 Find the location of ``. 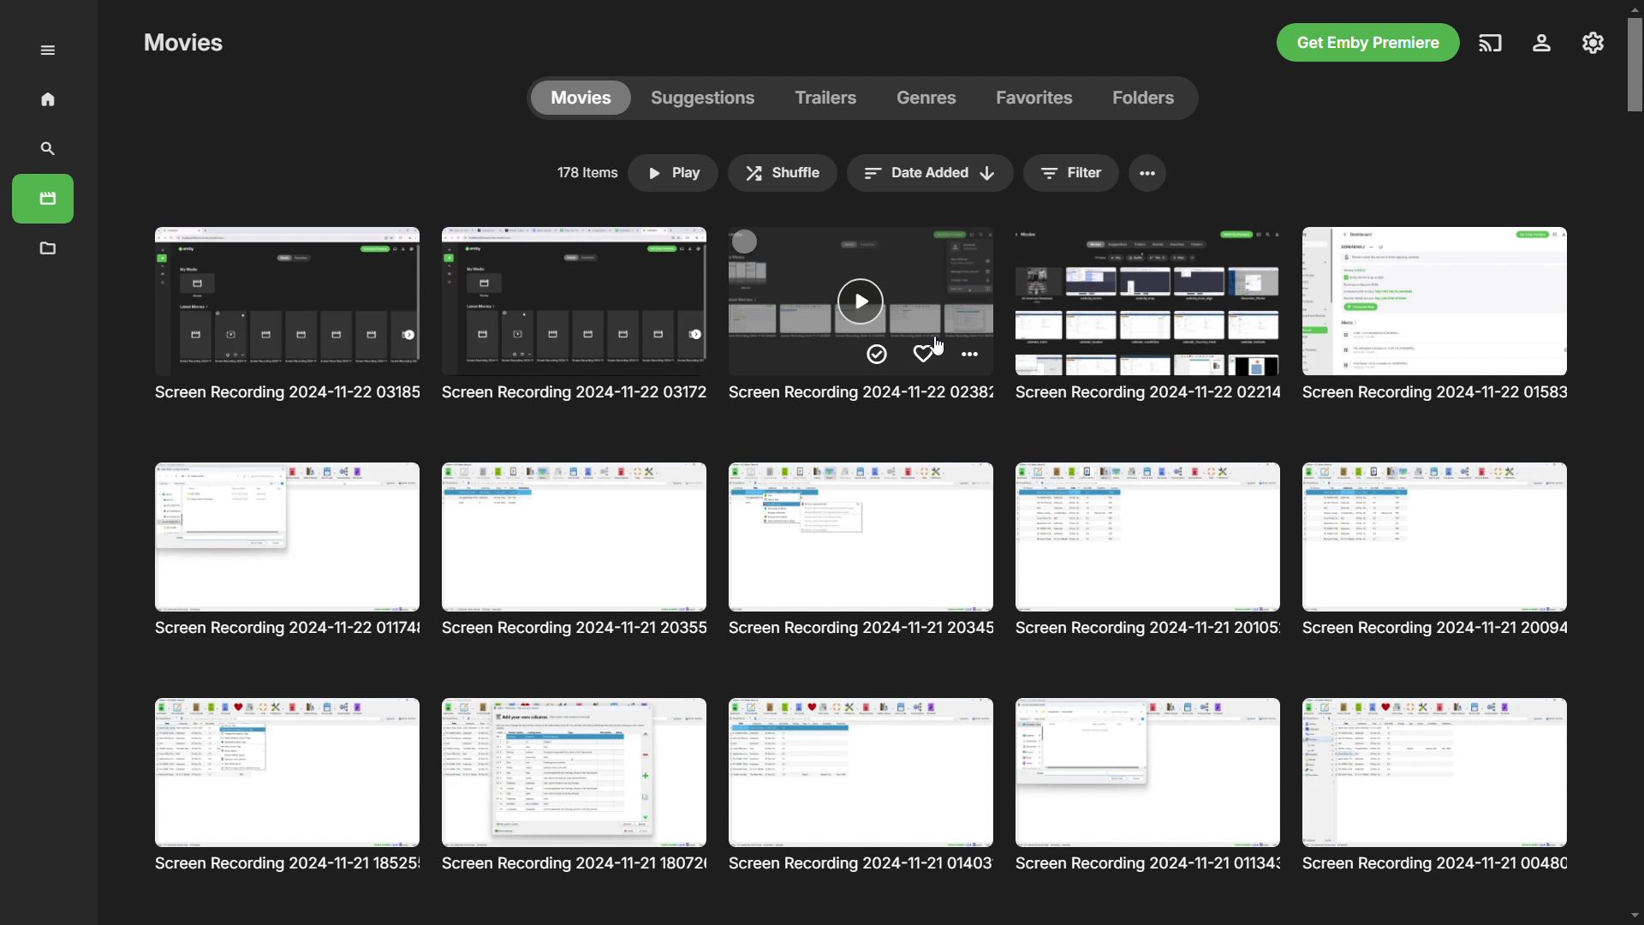

 is located at coordinates (188, 45).